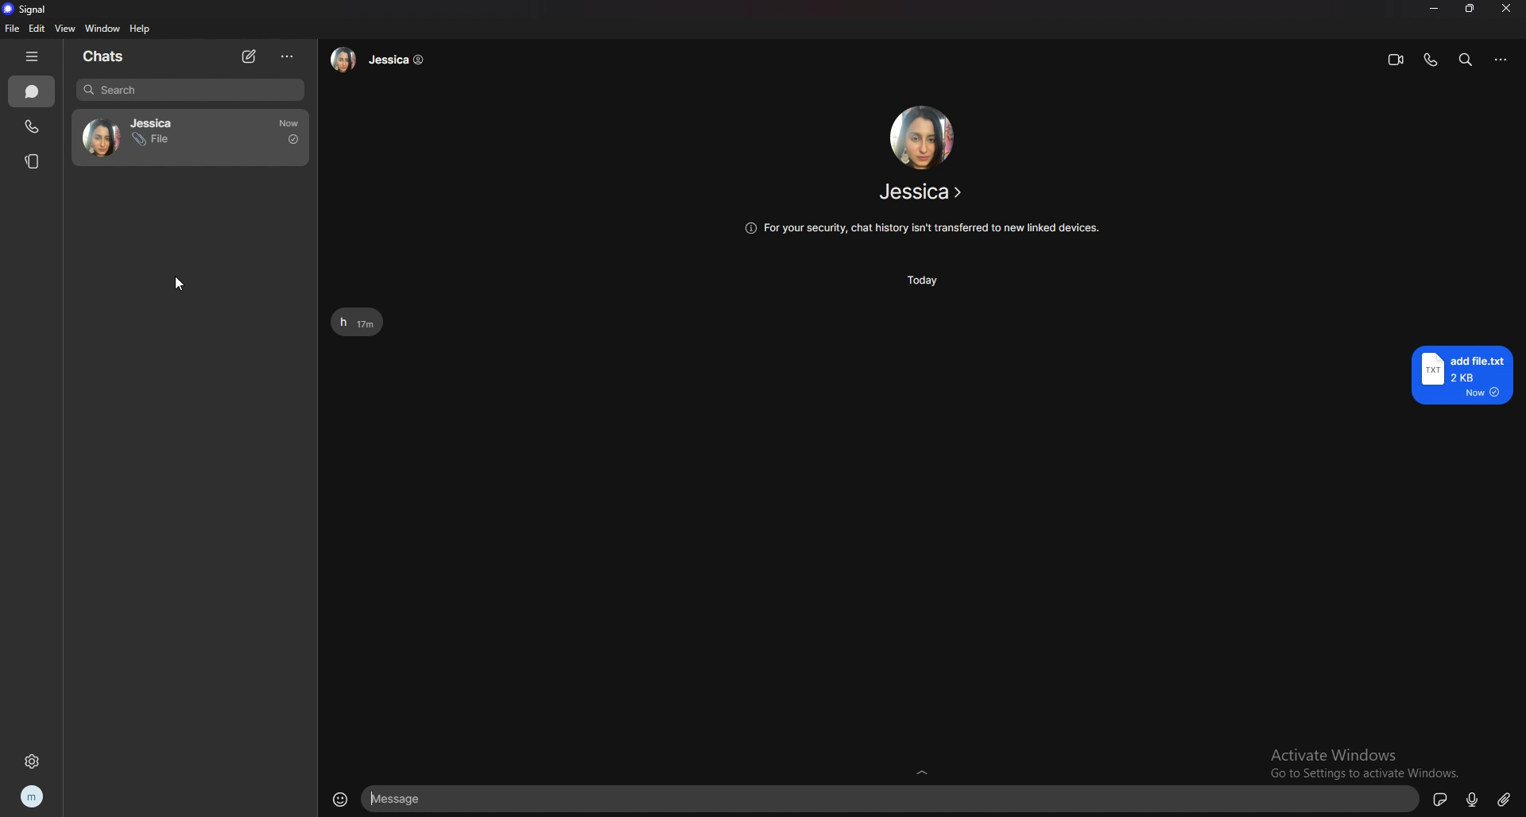  I want to click on signal, so click(27, 9).